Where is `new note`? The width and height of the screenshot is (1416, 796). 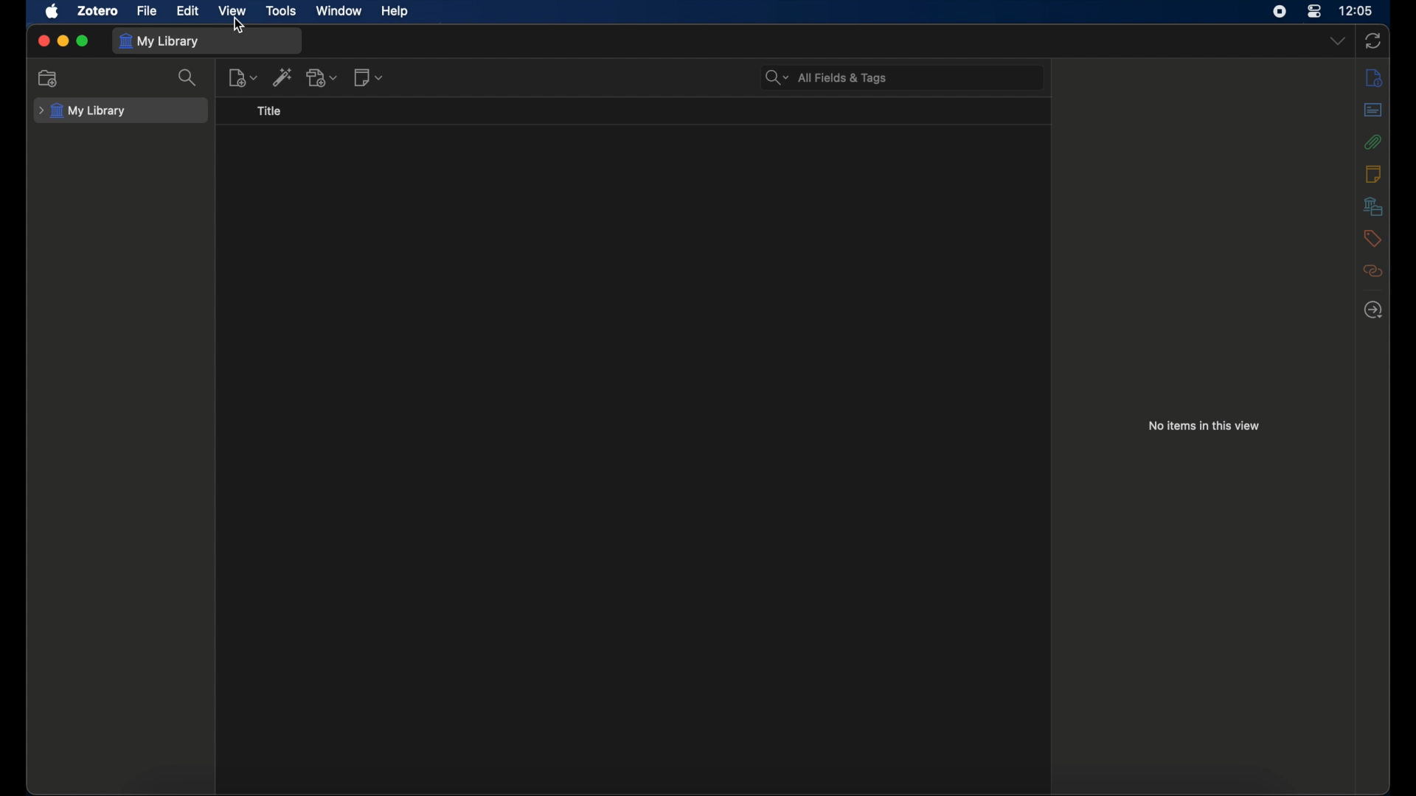 new note is located at coordinates (368, 76).